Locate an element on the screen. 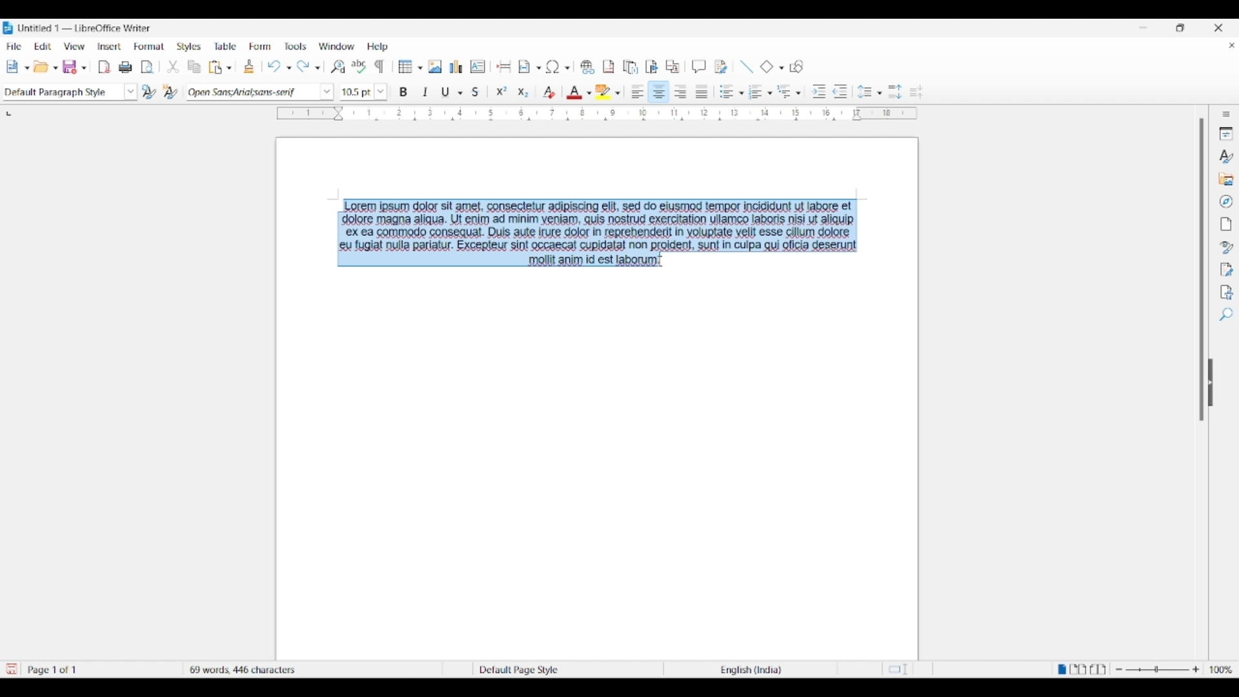  Clear direct formatting is located at coordinates (549, 92).